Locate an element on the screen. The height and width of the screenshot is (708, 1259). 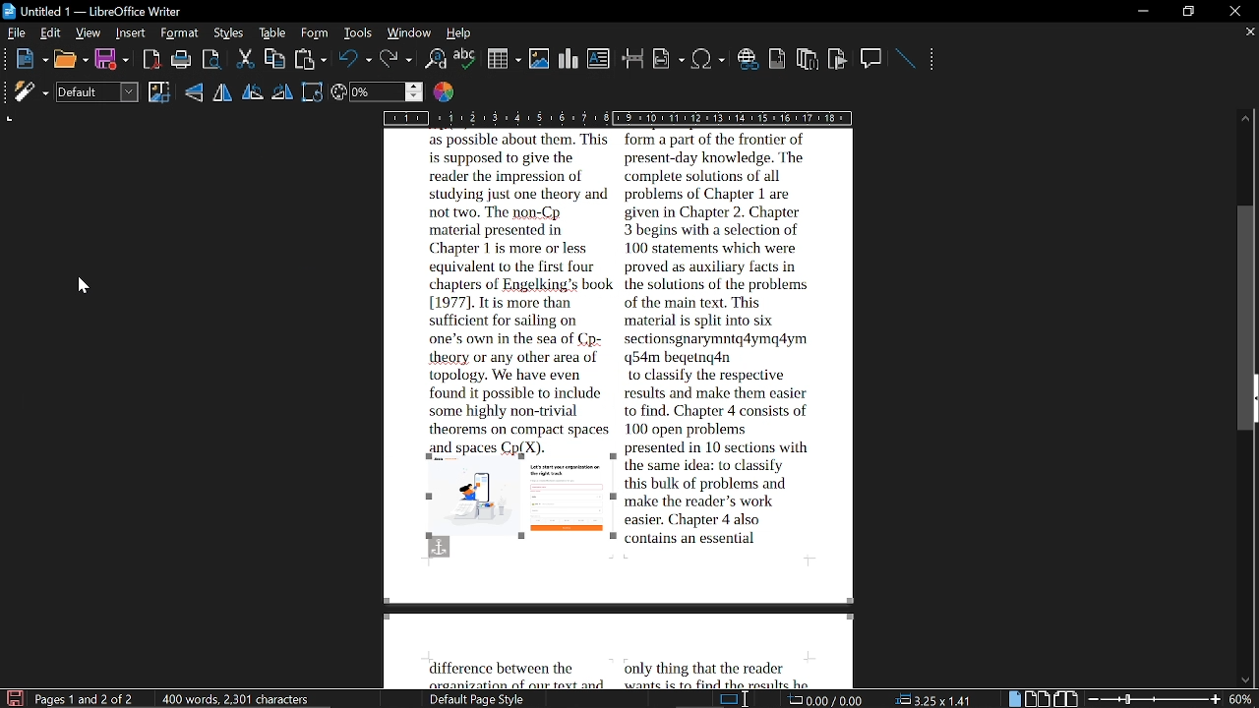
scale is located at coordinates (620, 118).